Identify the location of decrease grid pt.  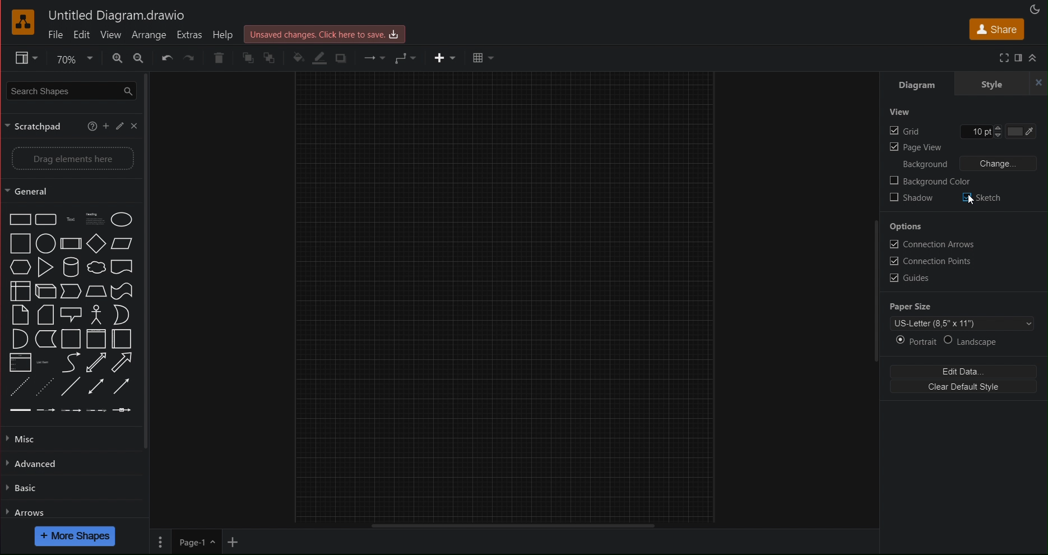
(999, 136).